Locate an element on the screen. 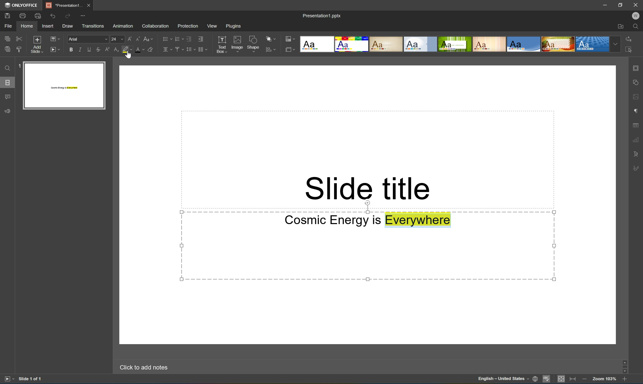 This screenshot has width=643, height=384. Clear style is located at coordinates (150, 49).